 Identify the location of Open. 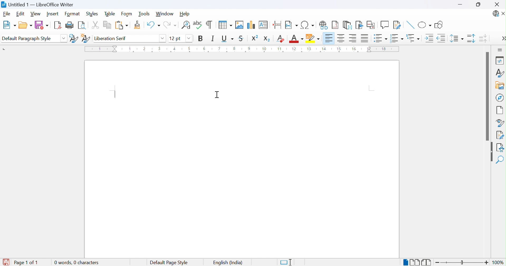
(26, 24).